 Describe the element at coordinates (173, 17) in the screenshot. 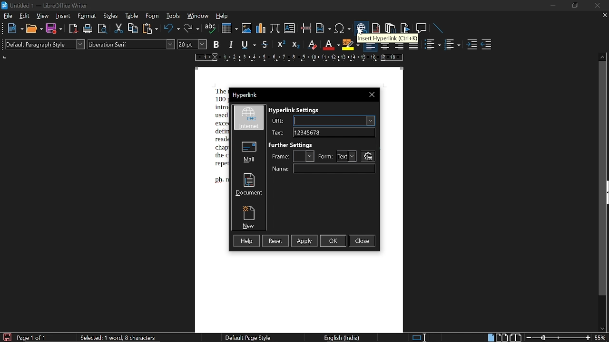

I see `tools` at that location.